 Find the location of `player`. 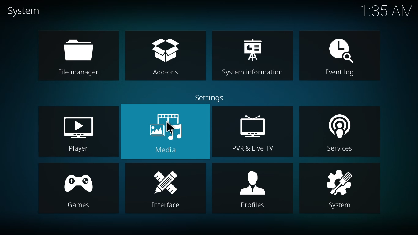

player is located at coordinates (79, 132).